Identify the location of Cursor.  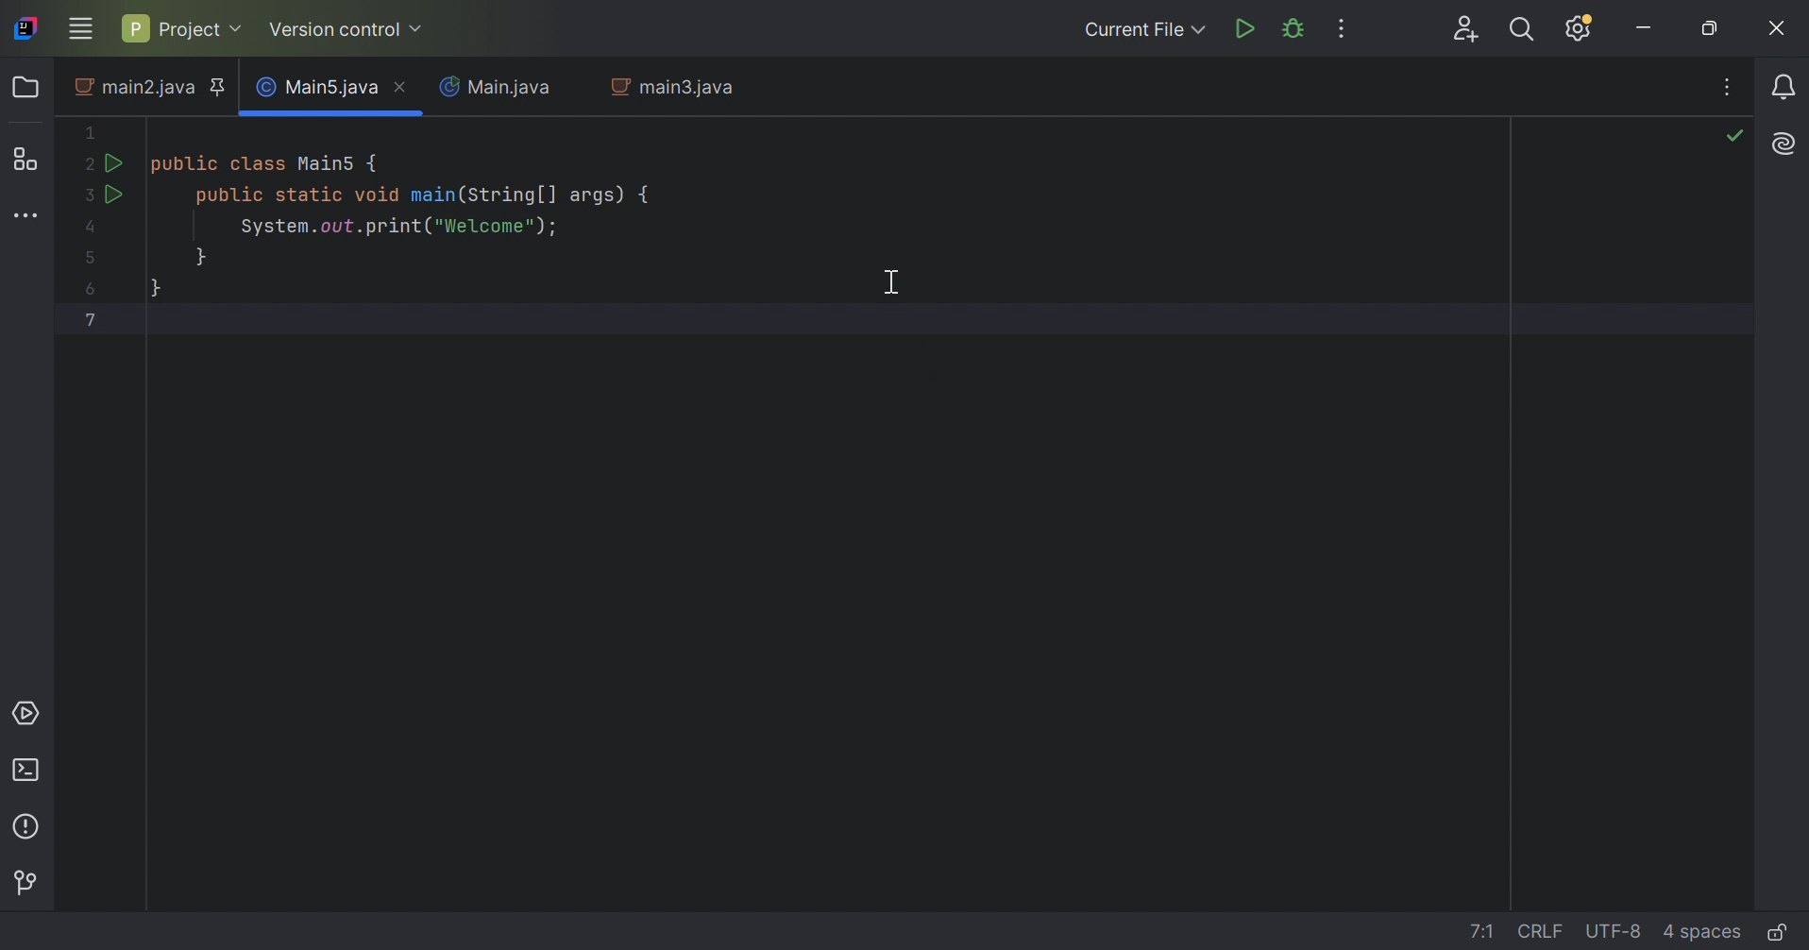
(889, 280).